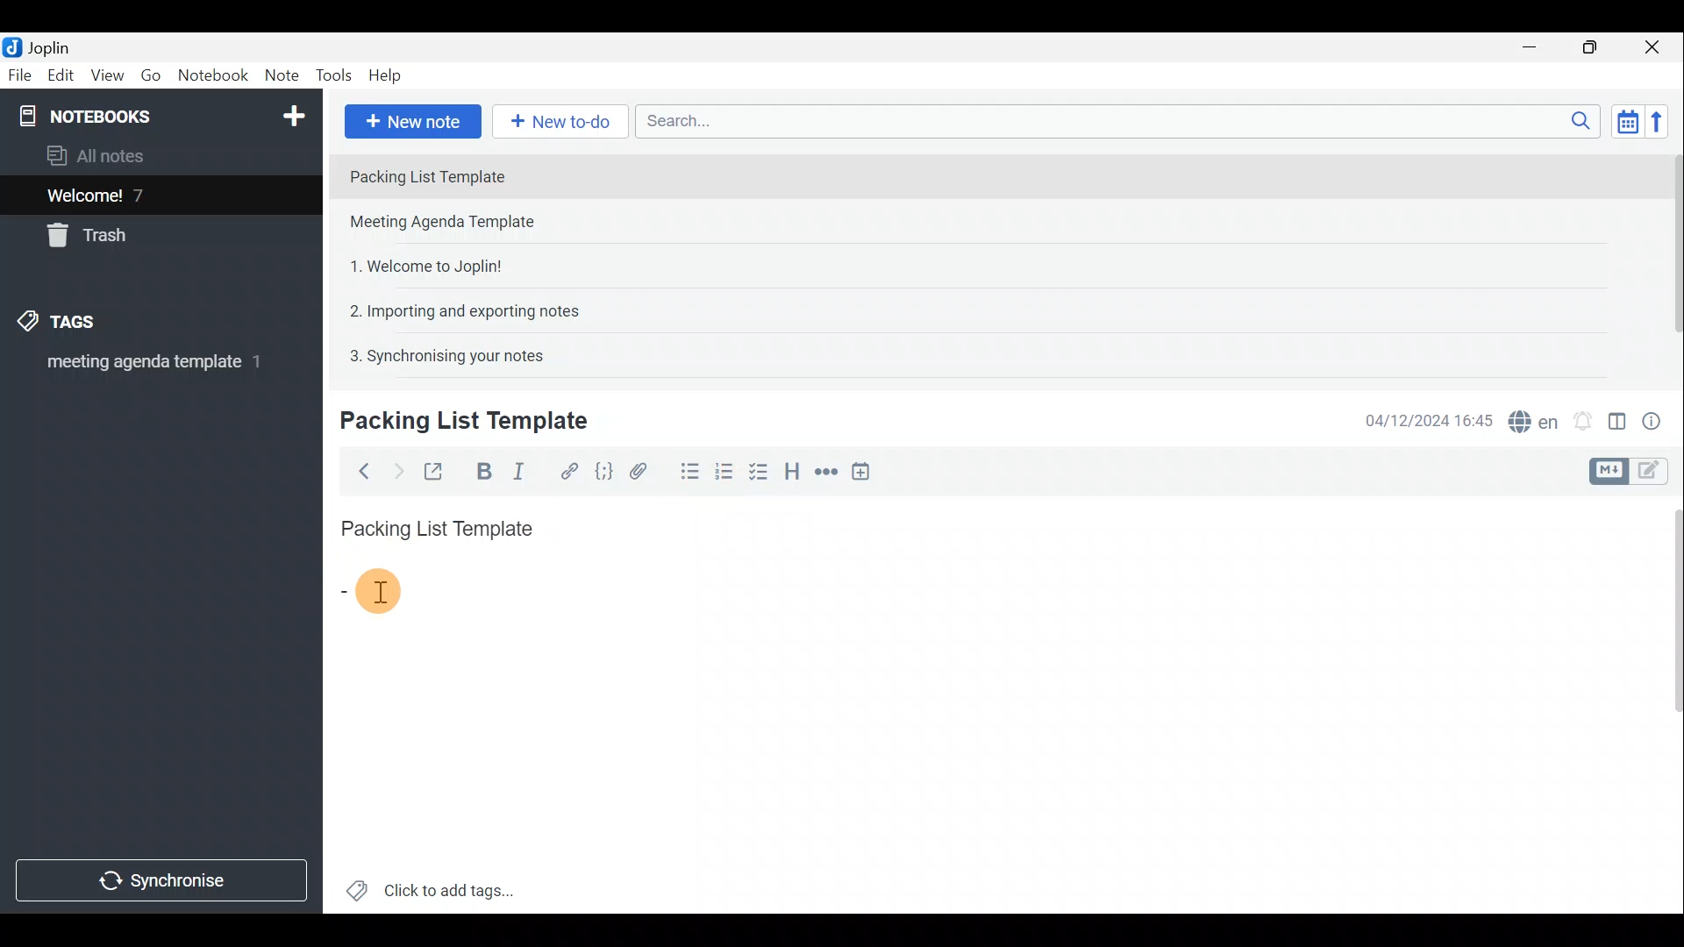 The image size is (1684, 947). What do you see at coordinates (164, 883) in the screenshot?
I see `Synchronise` at bounding box center [164, 883].